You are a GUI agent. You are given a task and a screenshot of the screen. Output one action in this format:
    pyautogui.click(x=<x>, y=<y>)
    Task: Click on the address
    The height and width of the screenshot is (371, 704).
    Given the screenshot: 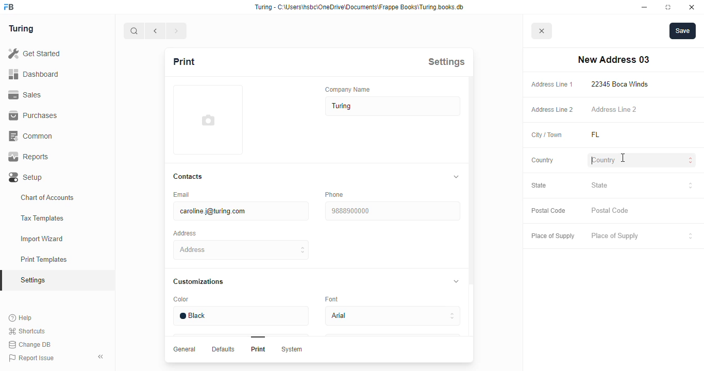 What is the action you would take?
    pyautogui.click(x=242, y=250)
    